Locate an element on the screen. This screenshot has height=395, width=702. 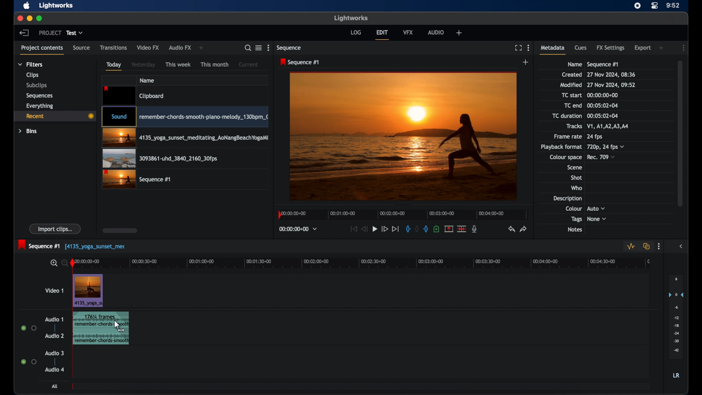
notes is located at coordinates (574, 230).